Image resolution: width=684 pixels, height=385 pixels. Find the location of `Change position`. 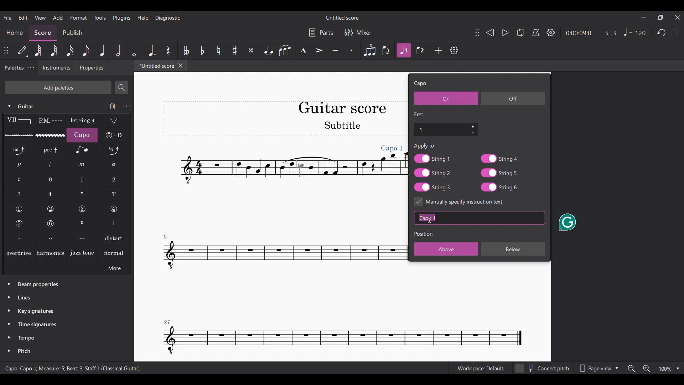

Change position is located at coordinates (6, 50).